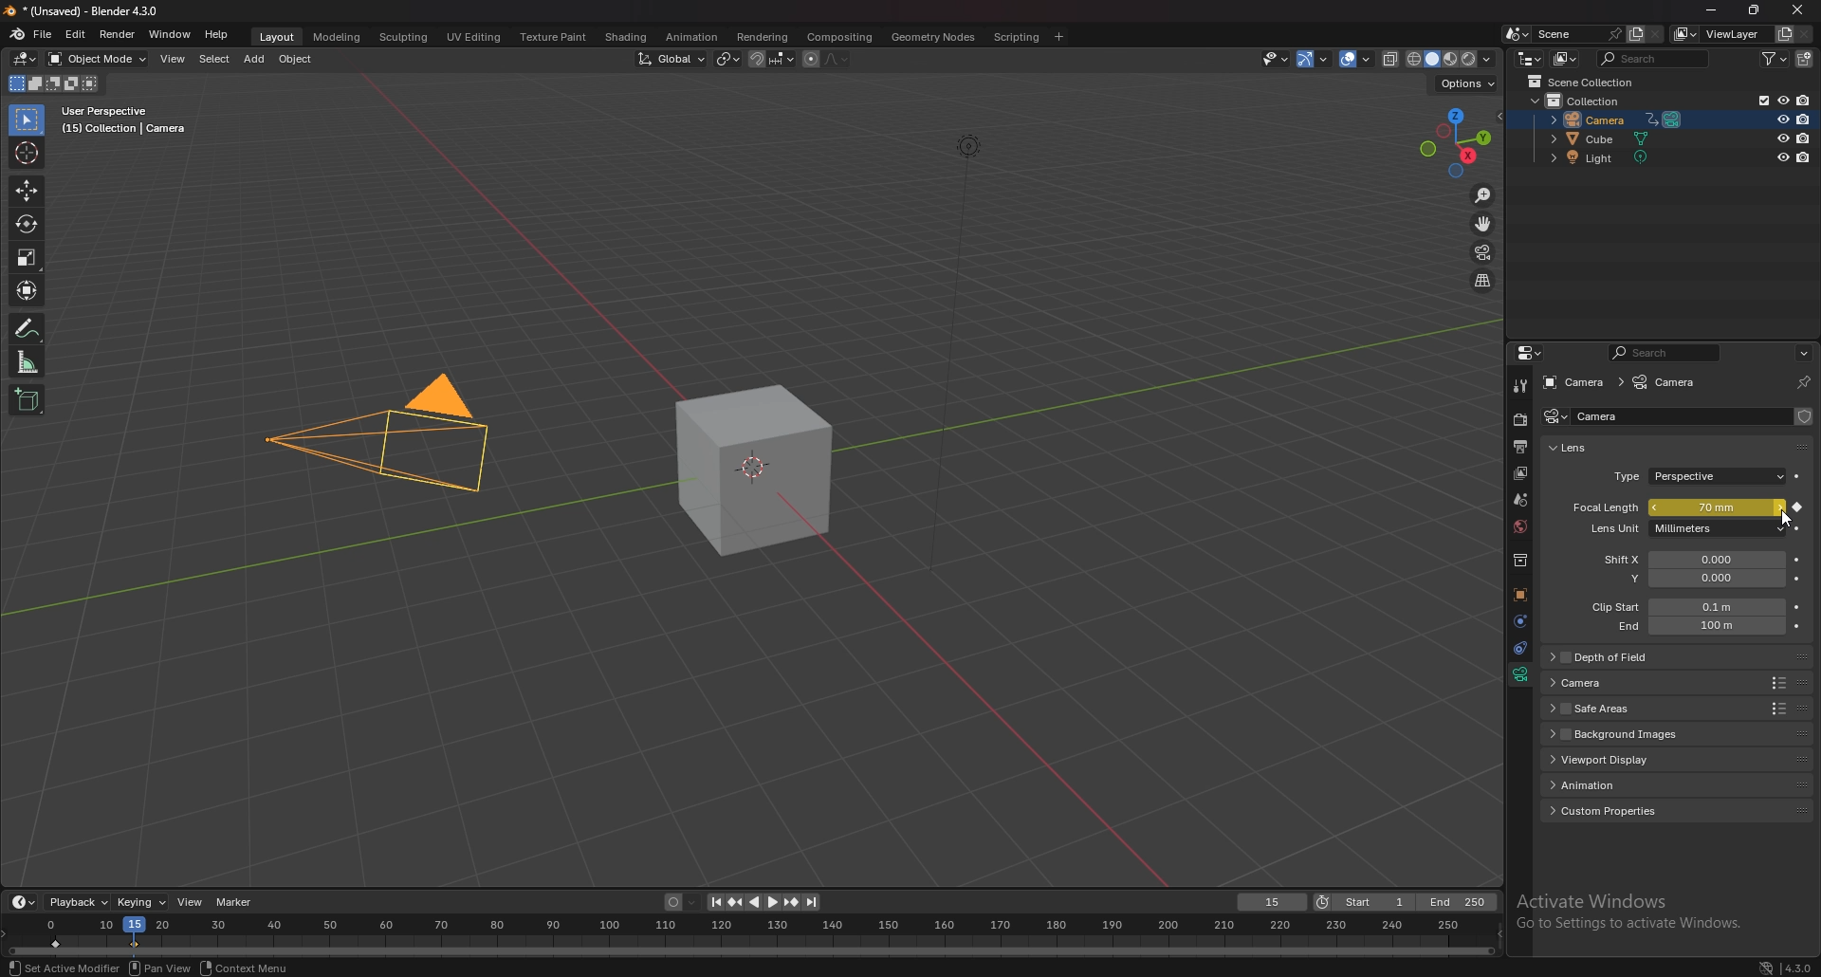 This screenshot has height=977, width=1821. Describe the element at coordinates (1634, 35) in the screenshot. I see `add scene` at that location.